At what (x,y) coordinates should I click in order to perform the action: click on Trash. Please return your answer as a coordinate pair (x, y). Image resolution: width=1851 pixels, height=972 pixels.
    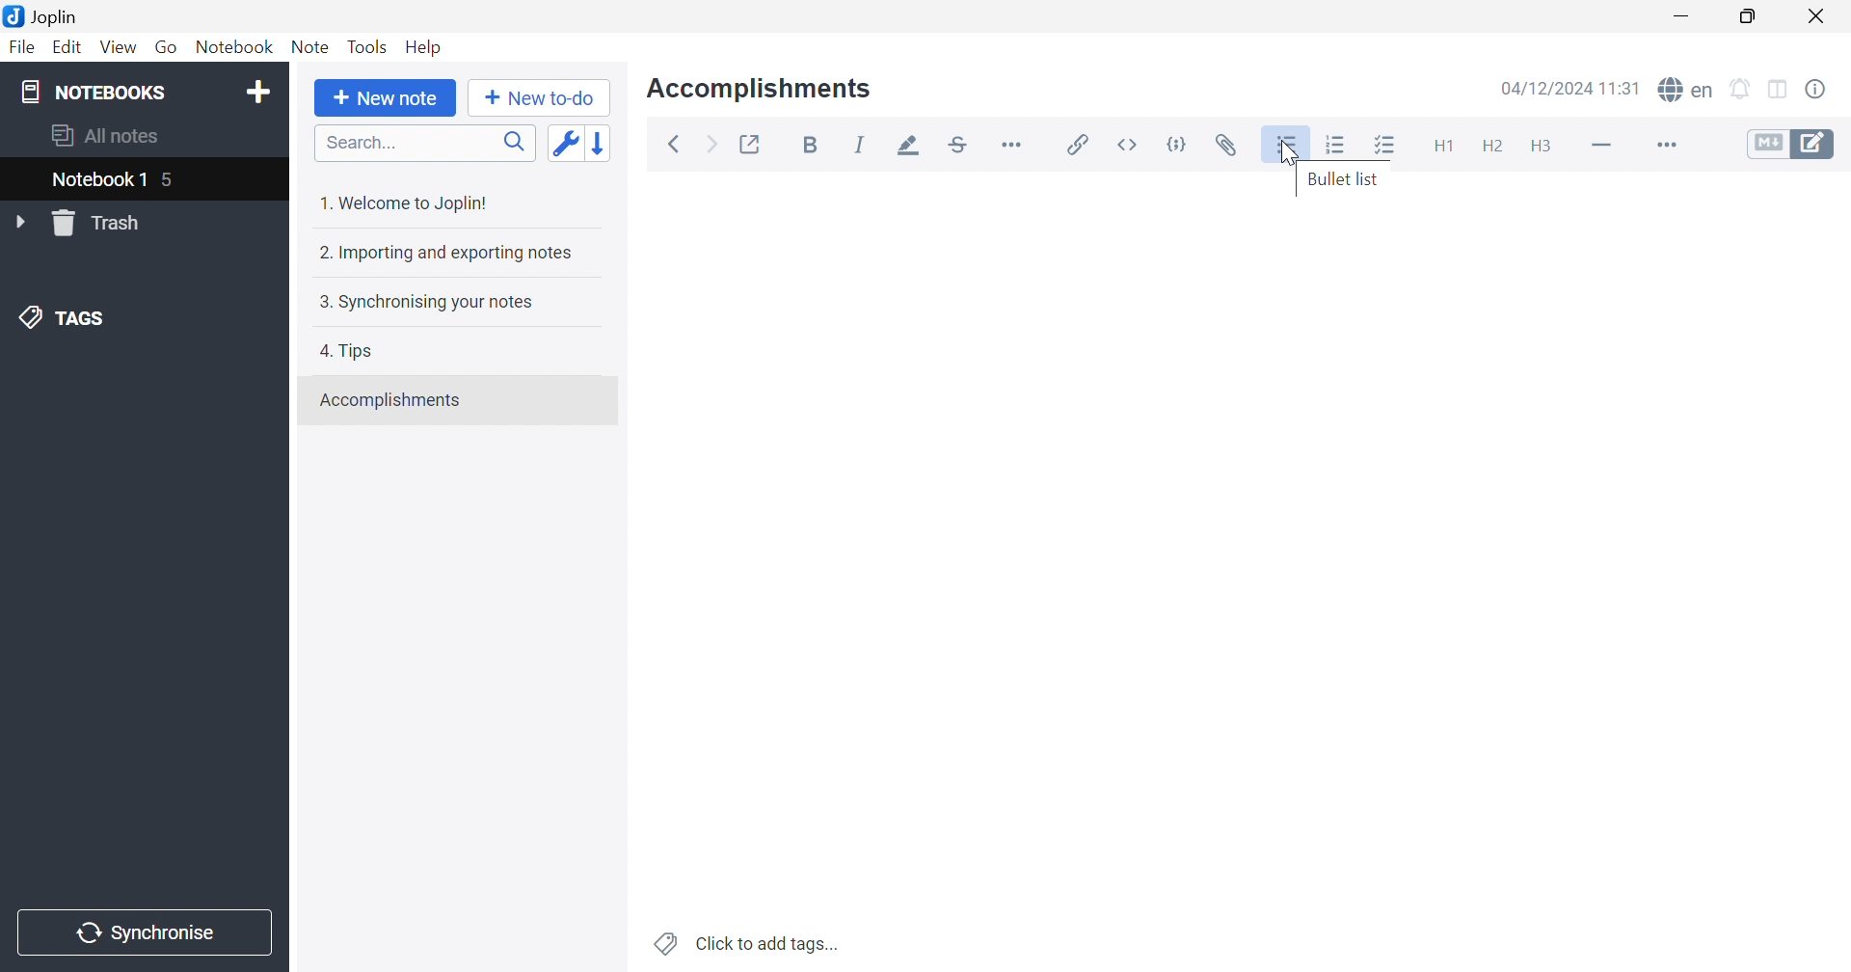
    Looking at the image, I should click on (102, 223).